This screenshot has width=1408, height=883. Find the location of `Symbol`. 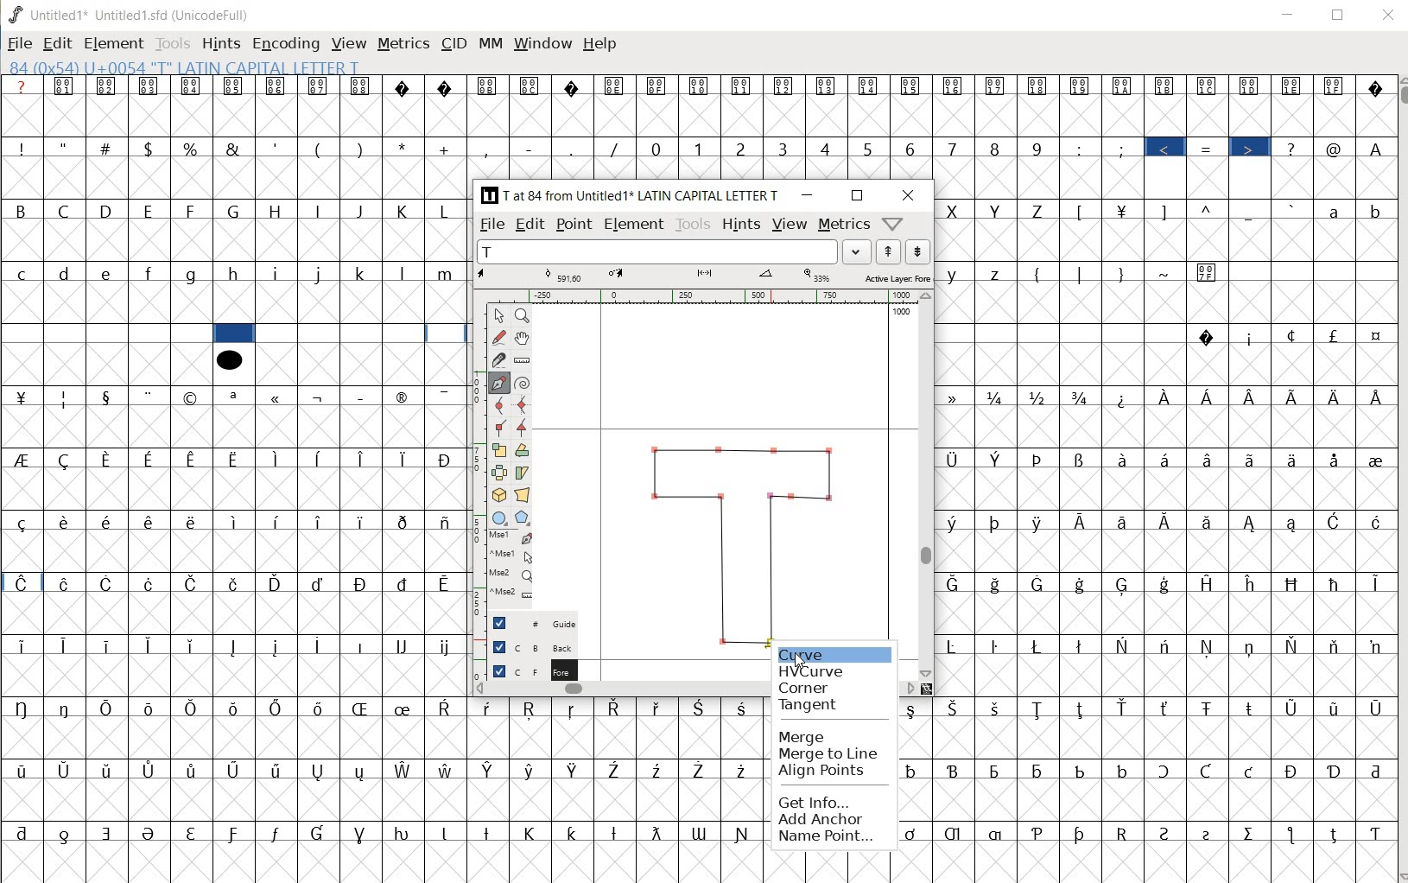

Symbol is located at coordinates (701, 707).